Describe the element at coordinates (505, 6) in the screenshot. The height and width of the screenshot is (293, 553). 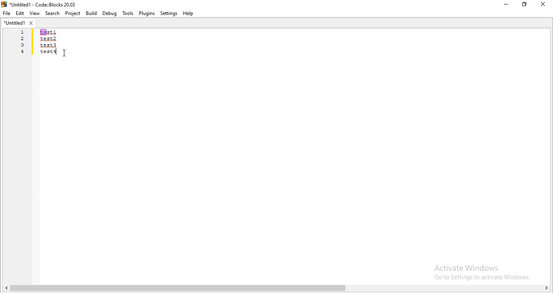
I see `Minimise` at that location.